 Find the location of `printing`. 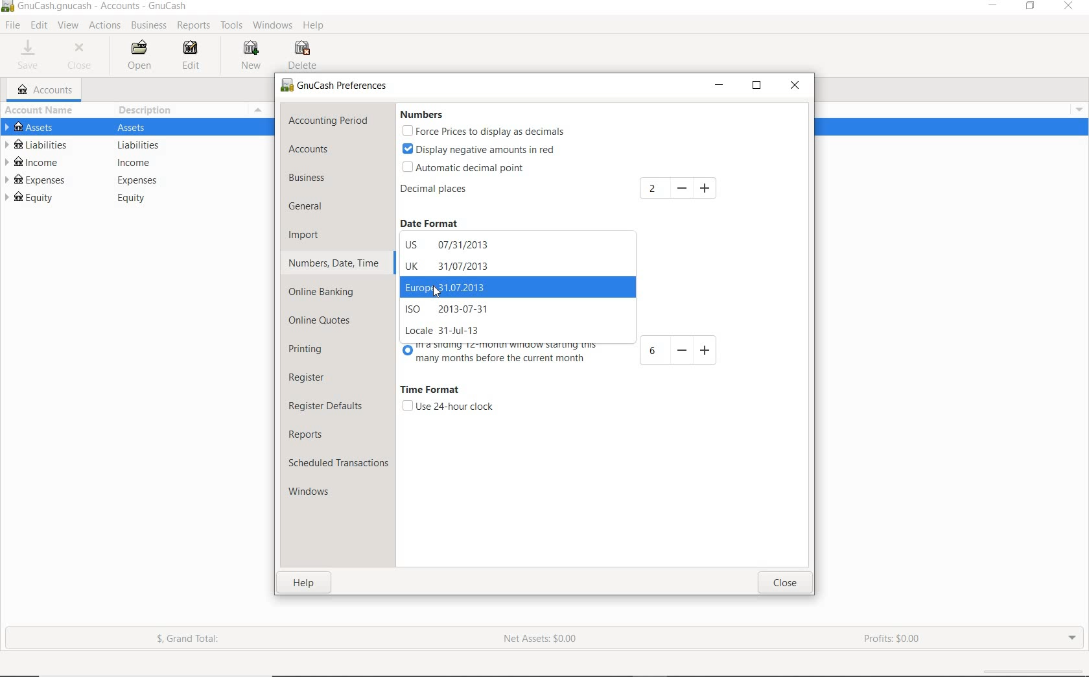

printing is located at coordinates (315, 351).